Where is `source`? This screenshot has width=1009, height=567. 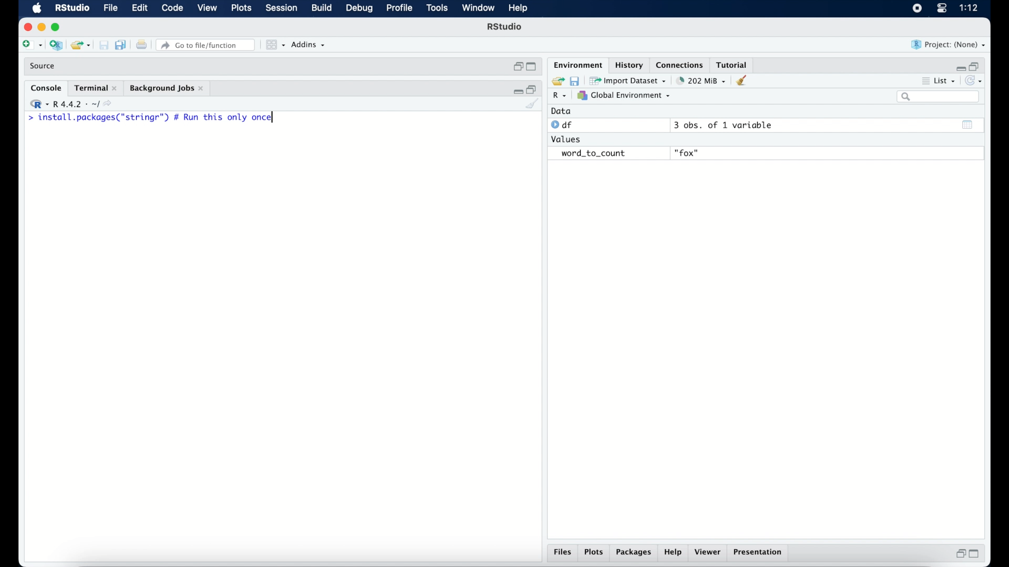
source is located at coordinates (44, 66).